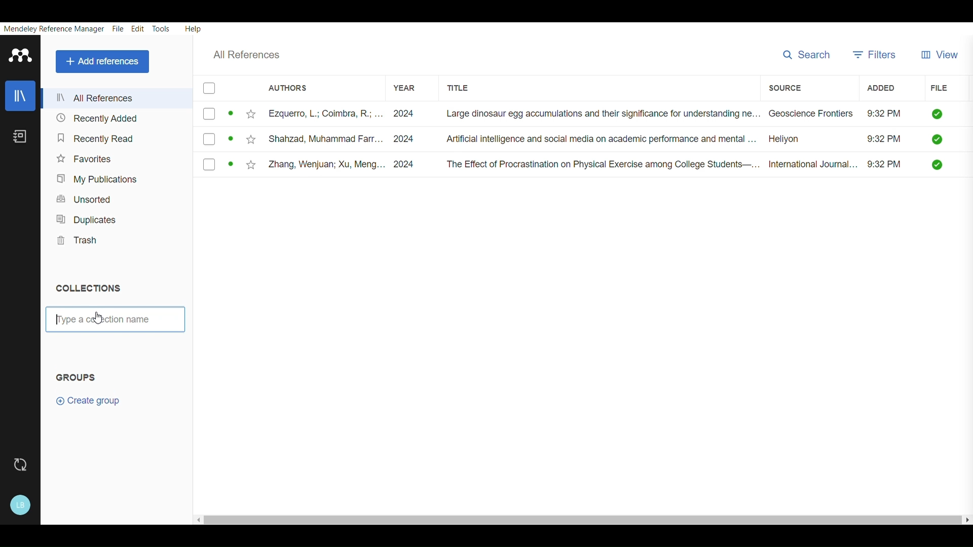  What do you see at coordinates (309, 137) in the screenshot?
I see `Shahzad, Muhammad Farr.` at bounding box center [309, 137].